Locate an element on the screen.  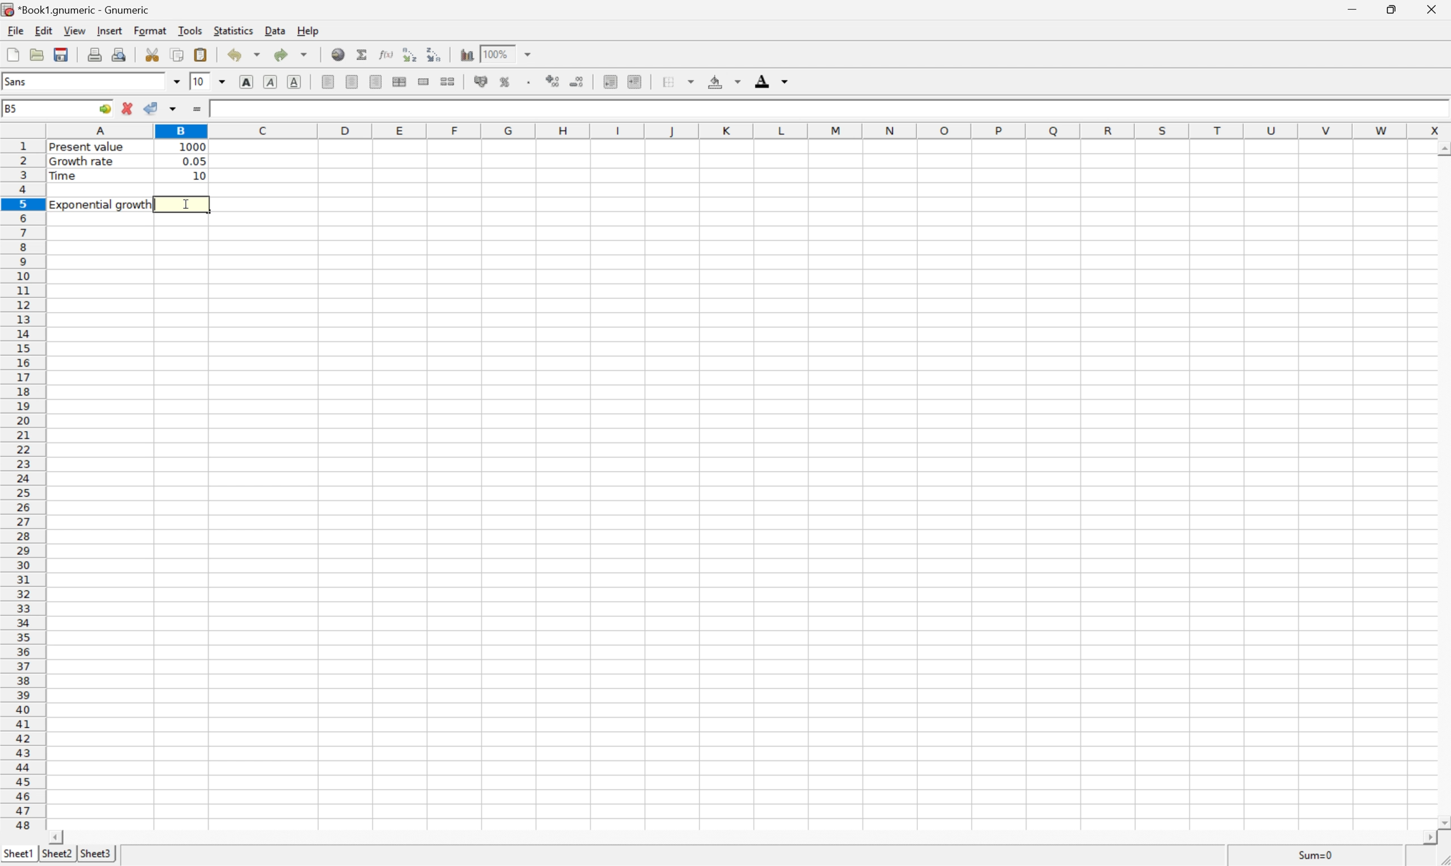
Help is located at coordinates (308, 31).